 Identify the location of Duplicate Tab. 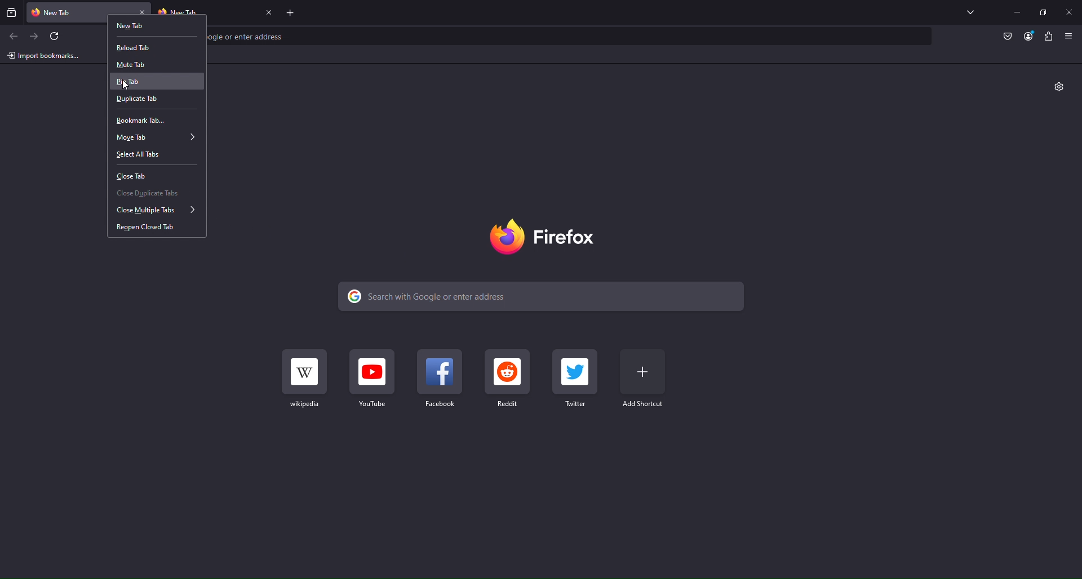
(157, 100).